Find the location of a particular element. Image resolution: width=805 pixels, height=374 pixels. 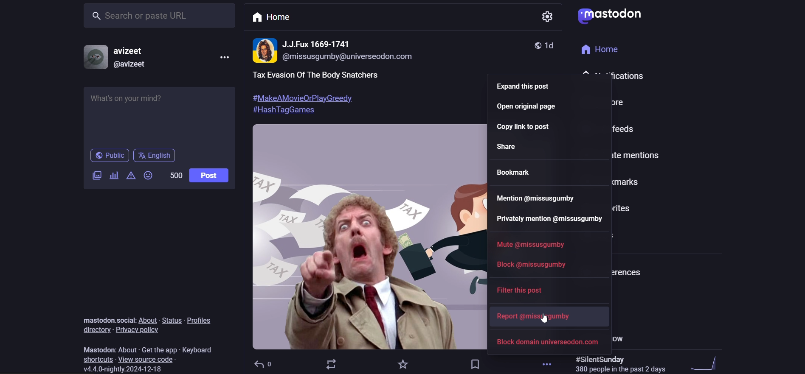

last modified is located at coordinates (554, 44).